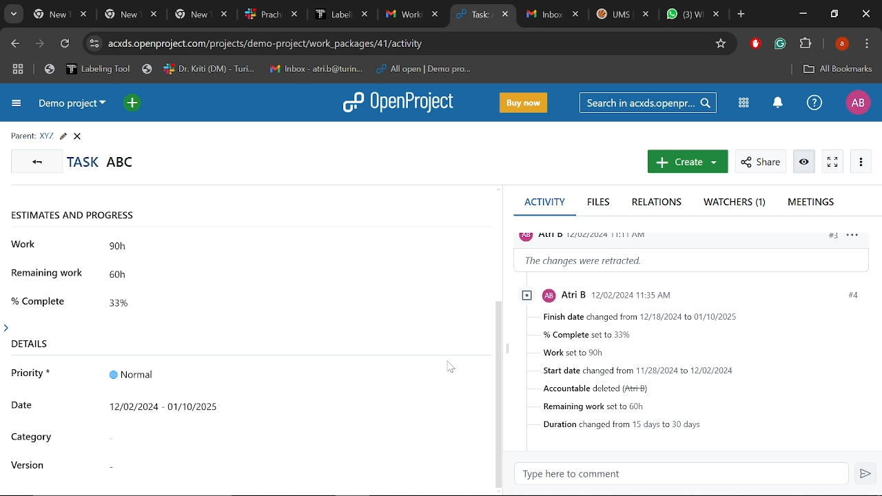 The width and height of the screenshot is (882, 496). Describe the element at coordinates (274, 44) in the screenshot. I see `Cite address` at that location.